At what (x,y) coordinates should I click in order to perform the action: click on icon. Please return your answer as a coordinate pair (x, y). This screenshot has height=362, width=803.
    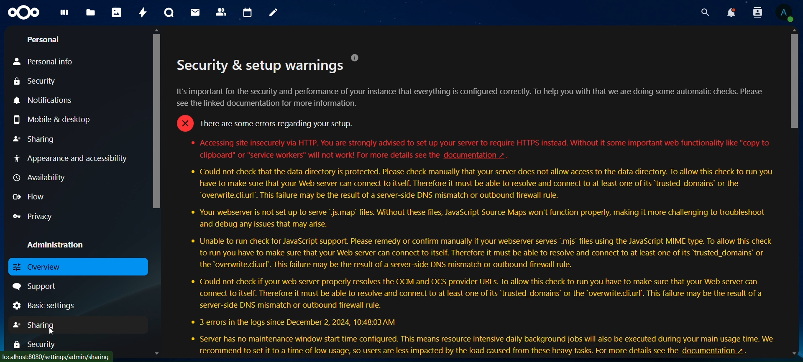
    Looking at the image, I should click on (23, 13).